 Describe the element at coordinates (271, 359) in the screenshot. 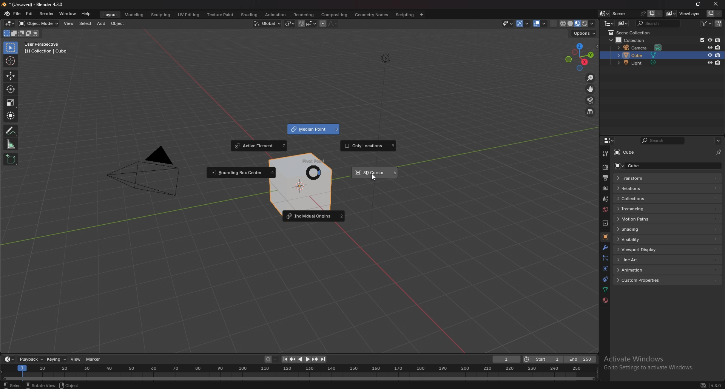

I see `auto keying` at that location.